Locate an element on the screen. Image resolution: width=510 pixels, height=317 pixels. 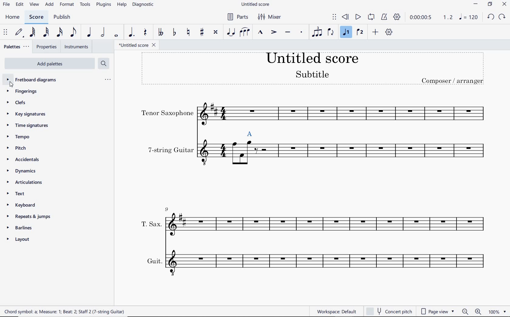
ARTICULATIONS is located at coordinates (26, 182).